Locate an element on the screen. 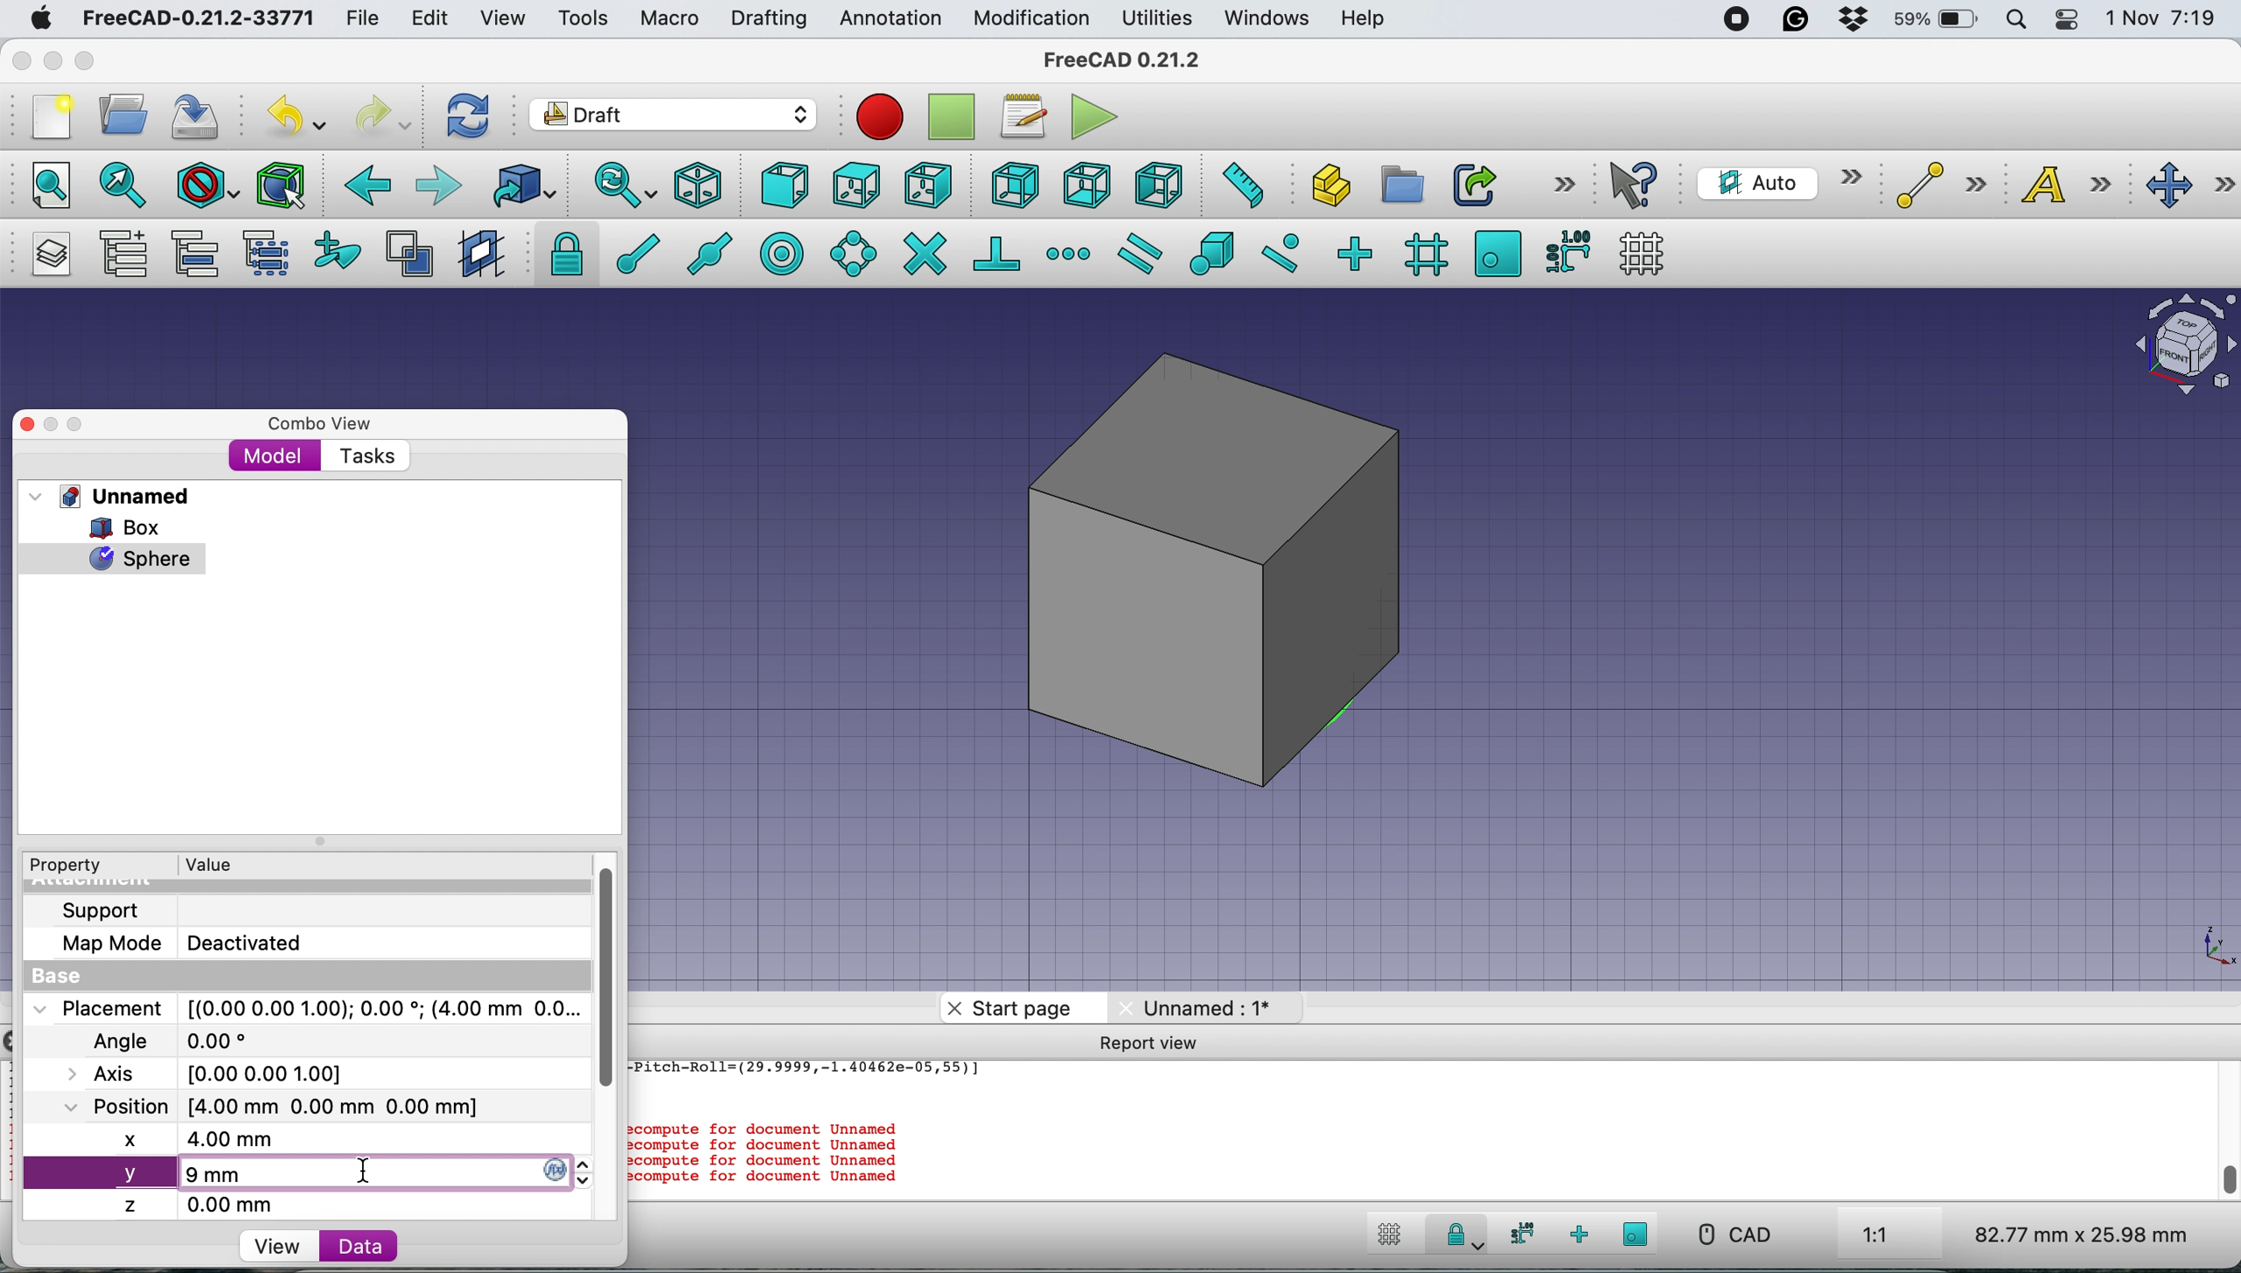 The image size is (2241, 1273). rear is located at coordinates (1013, 185).